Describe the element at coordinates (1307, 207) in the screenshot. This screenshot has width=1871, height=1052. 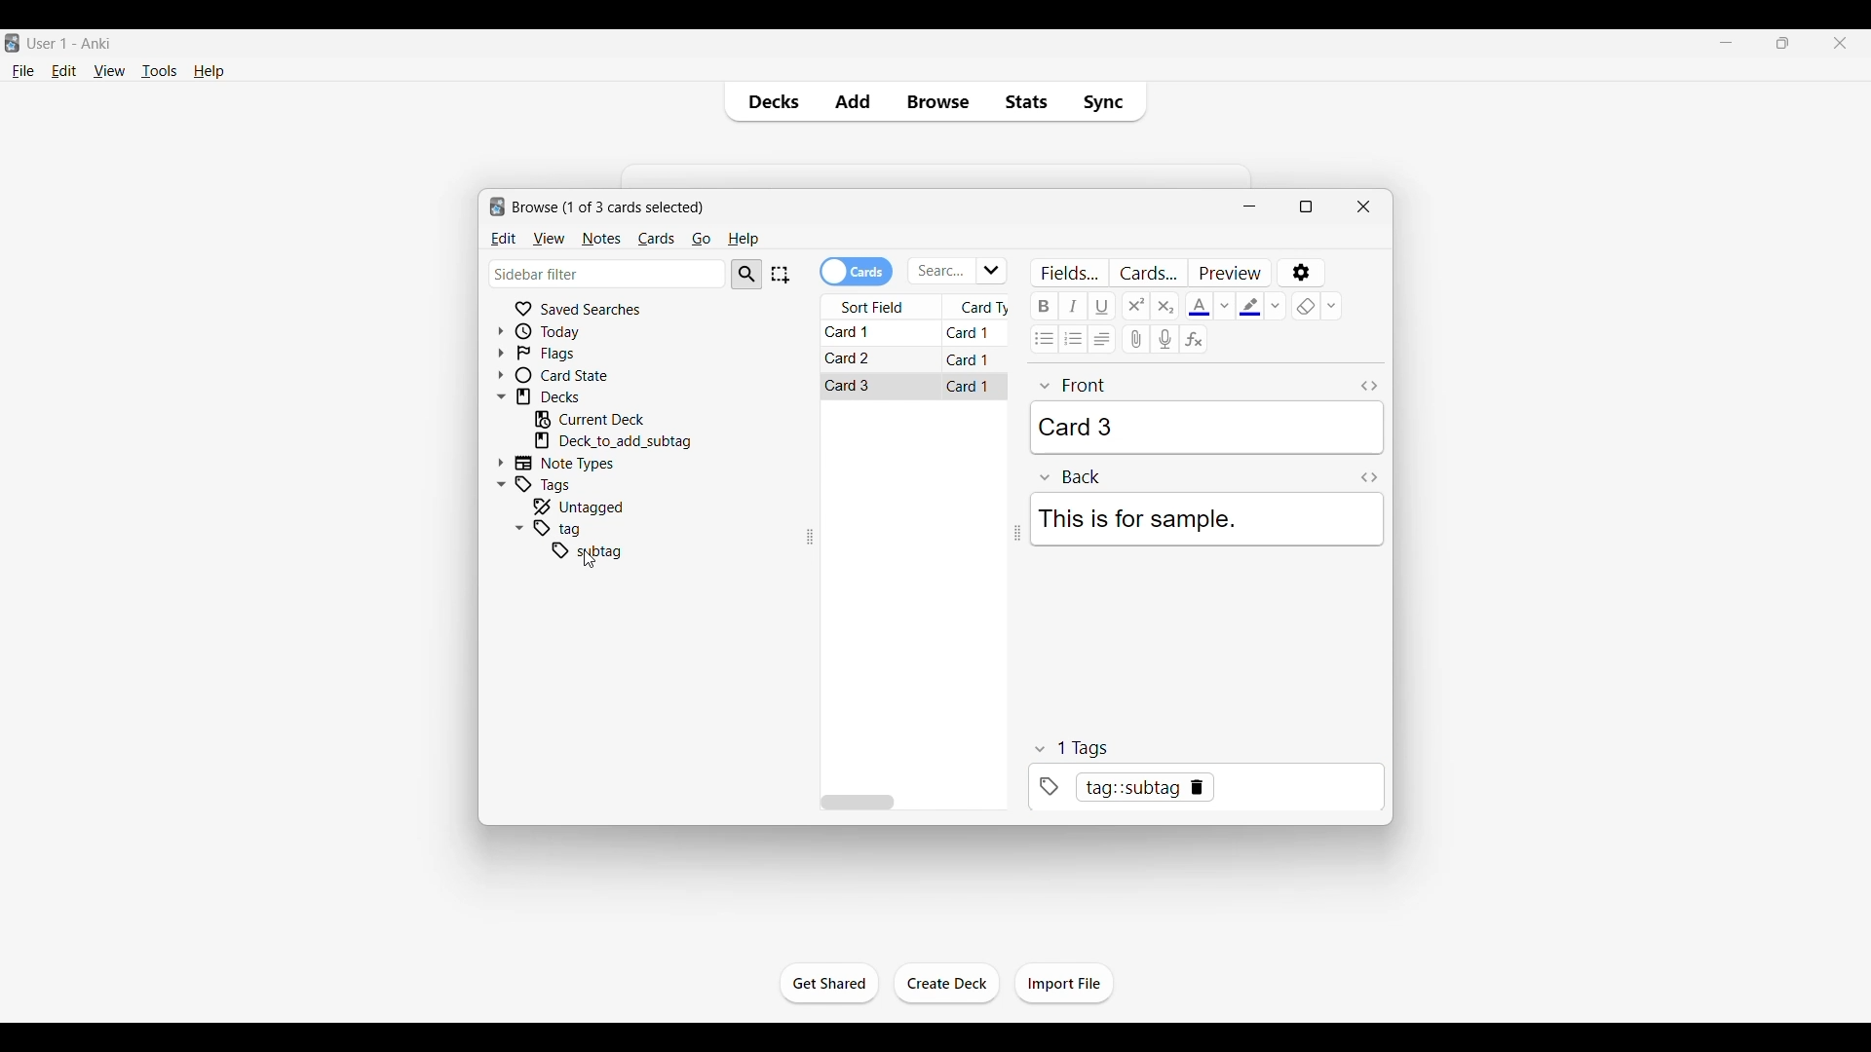
I see `Show window in` at that location.